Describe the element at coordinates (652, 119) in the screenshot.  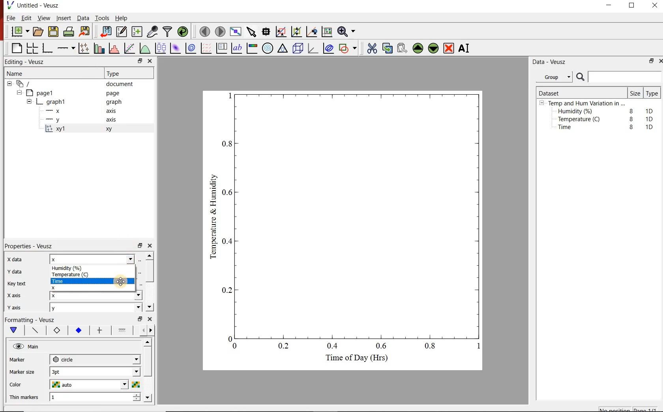
I see `1D` at that location.